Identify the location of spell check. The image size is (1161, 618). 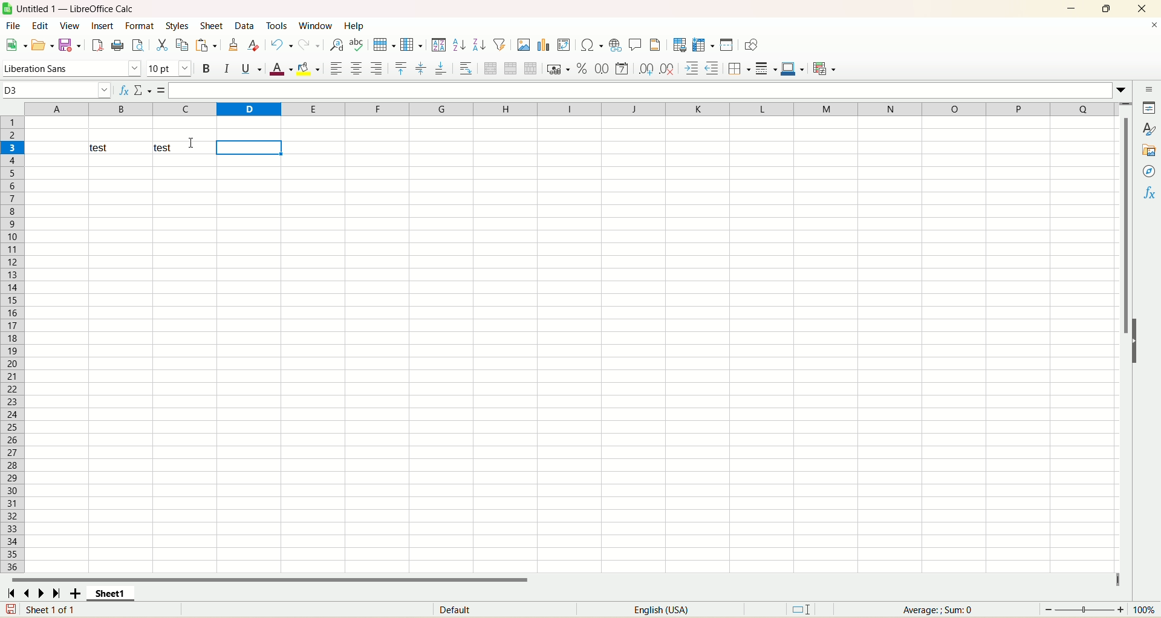
(357, 45).